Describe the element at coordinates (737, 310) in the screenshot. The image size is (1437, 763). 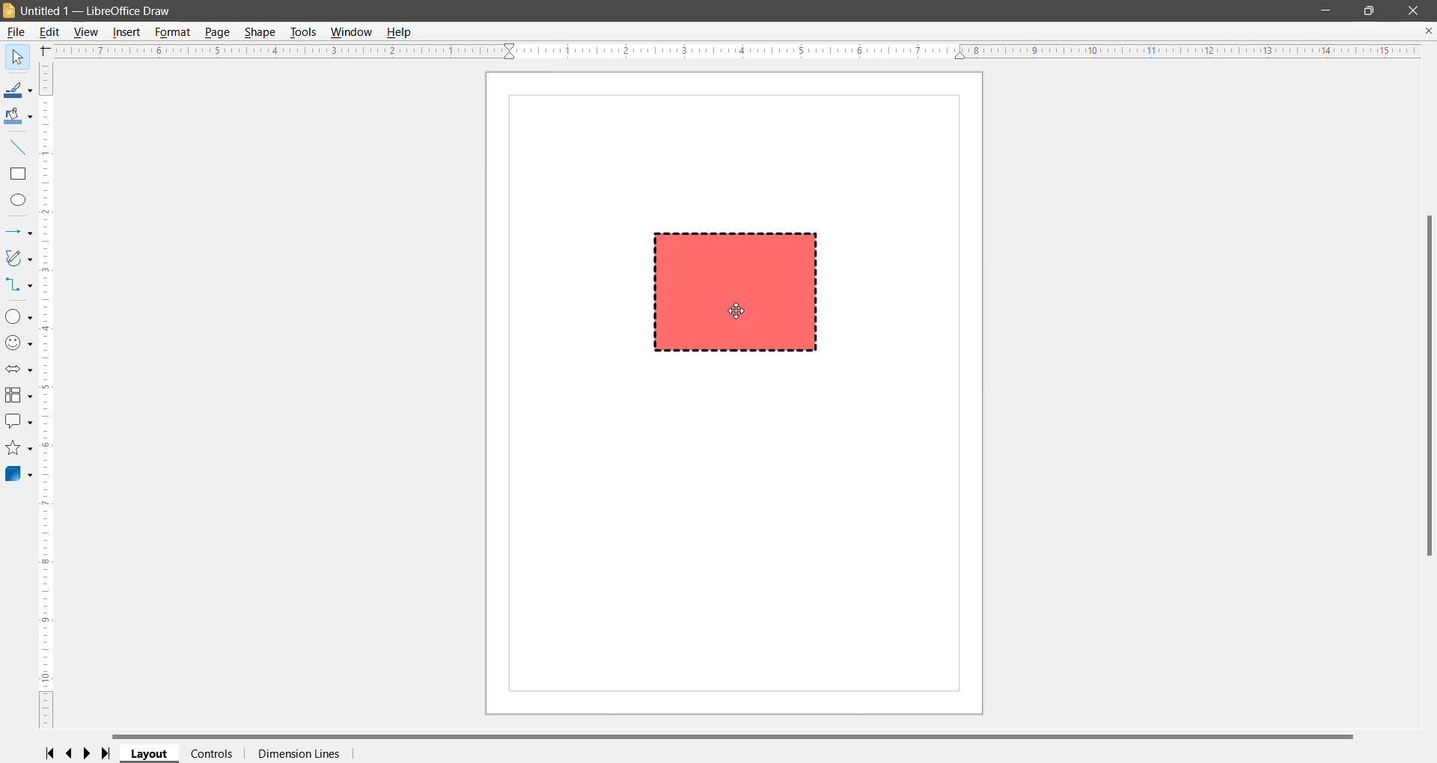
I see `cursor` at that location.